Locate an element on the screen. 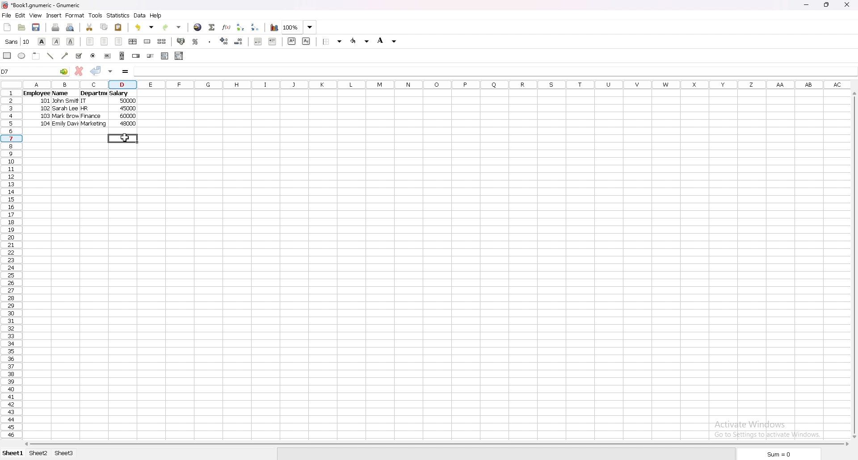 This screenshot has width=858, height=460. 45000 is located at coordinates (127, 109).